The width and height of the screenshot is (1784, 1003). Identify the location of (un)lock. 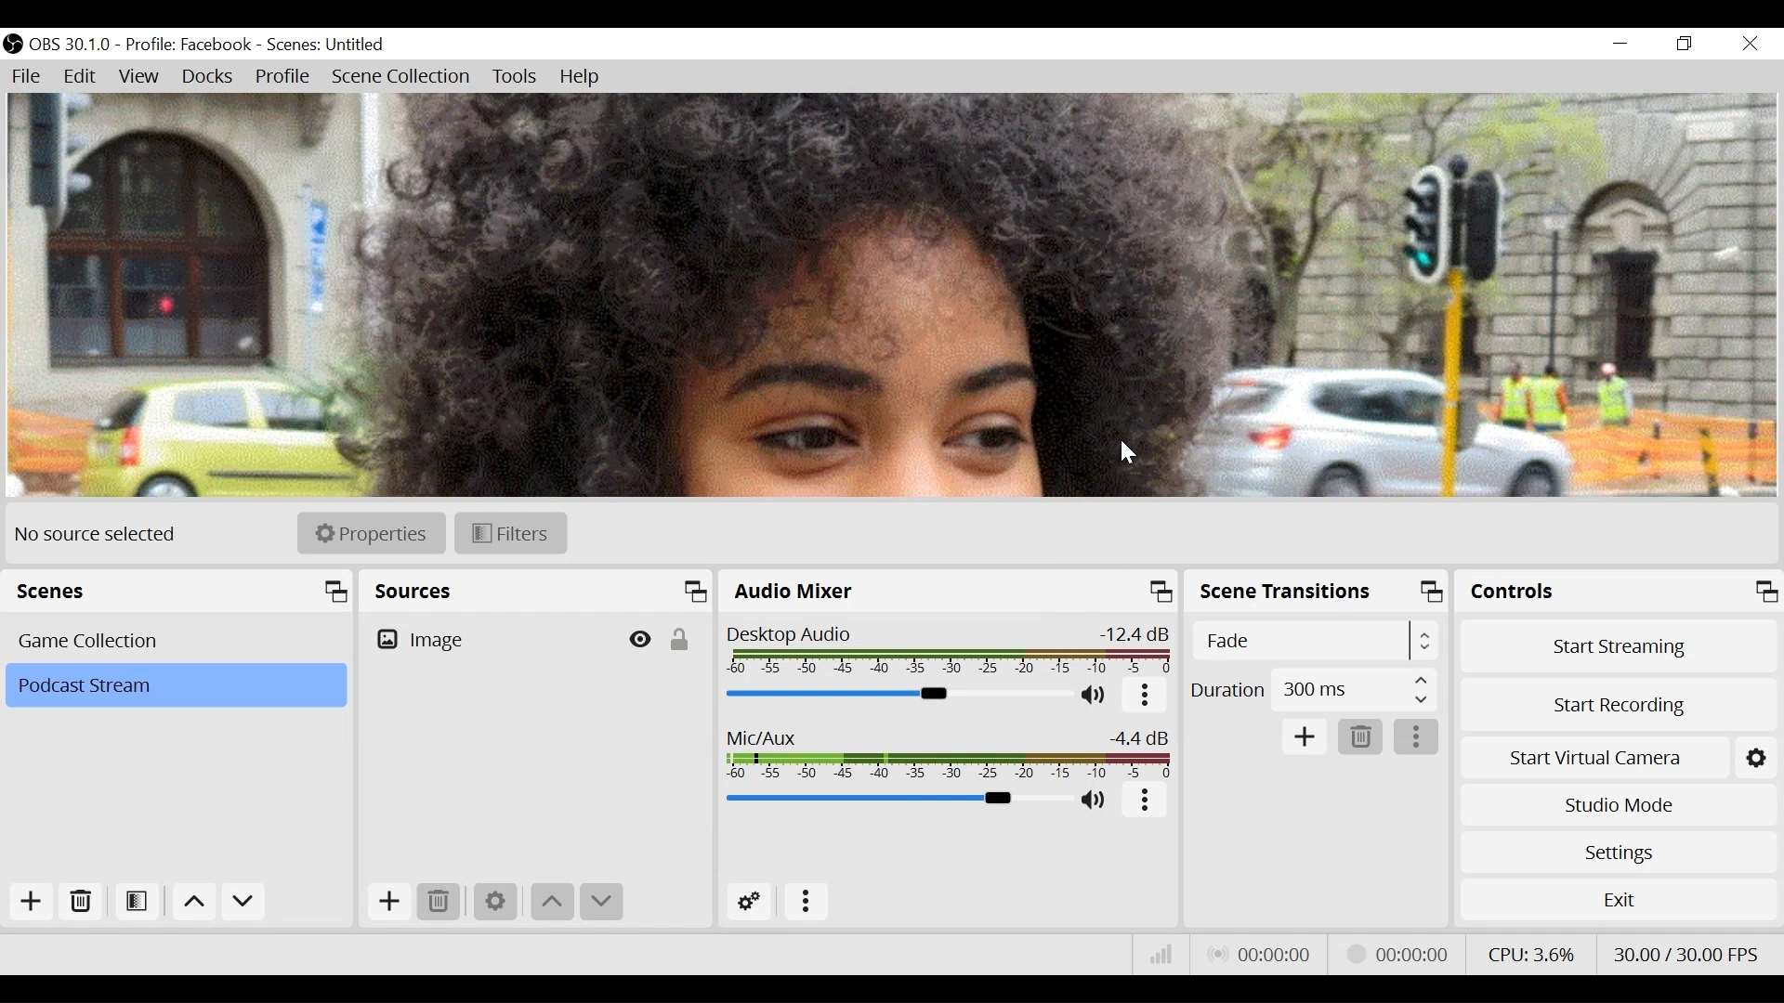
(677, 640).